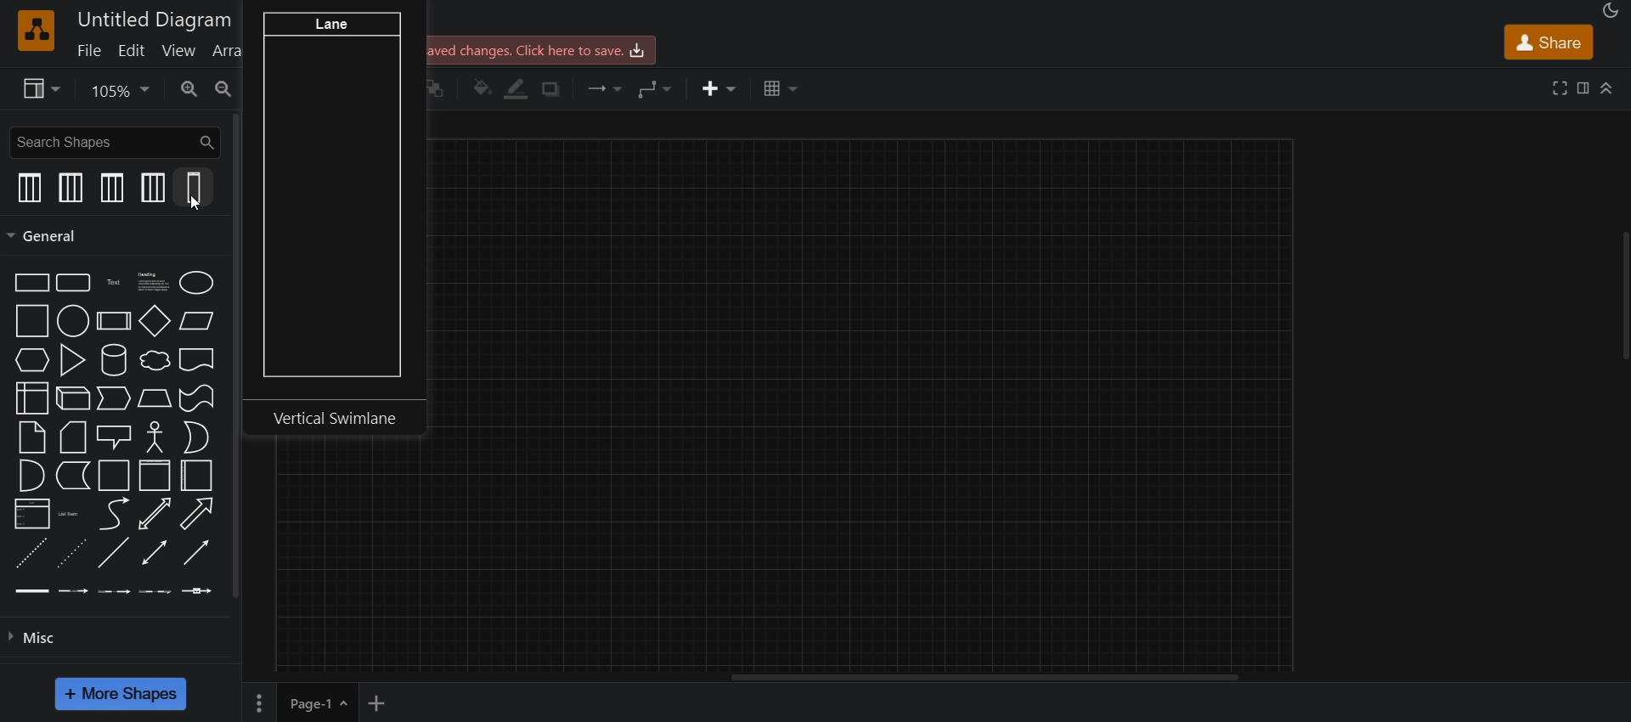 Image resolution: width=1631 pixels, height=722 pixels. What do you see at coordinates (115, 359) in the screenshot?
I see `cylinder` at bounding box center [115, 359].